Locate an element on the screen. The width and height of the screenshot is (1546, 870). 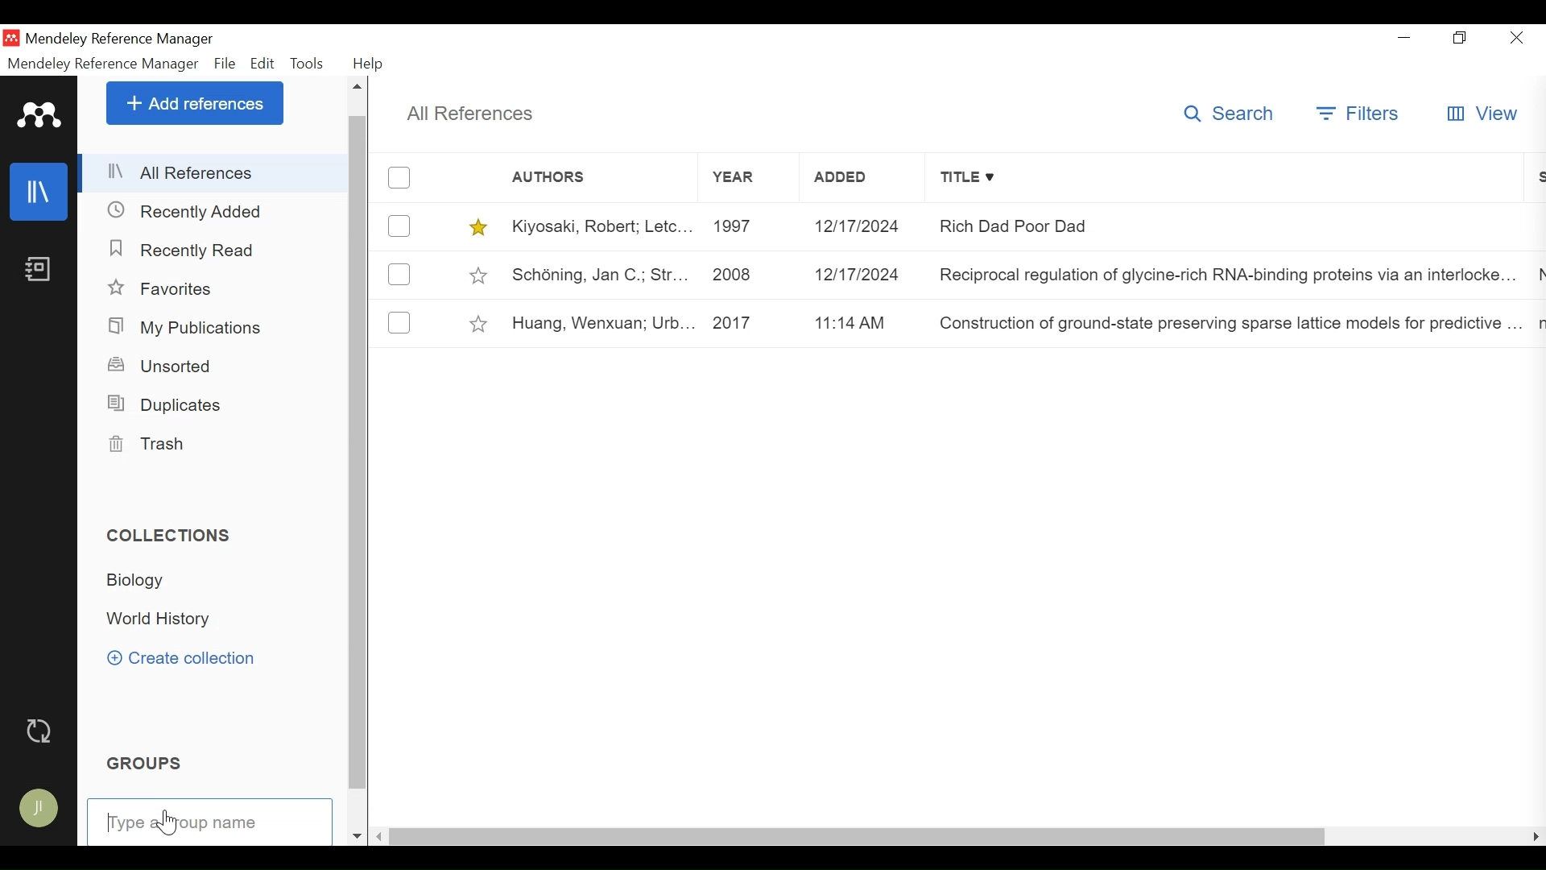
Reciprocal regulation of glycine-rich RNA-binding proteins via an interlocked.. is located at coordinates (1230, 273).